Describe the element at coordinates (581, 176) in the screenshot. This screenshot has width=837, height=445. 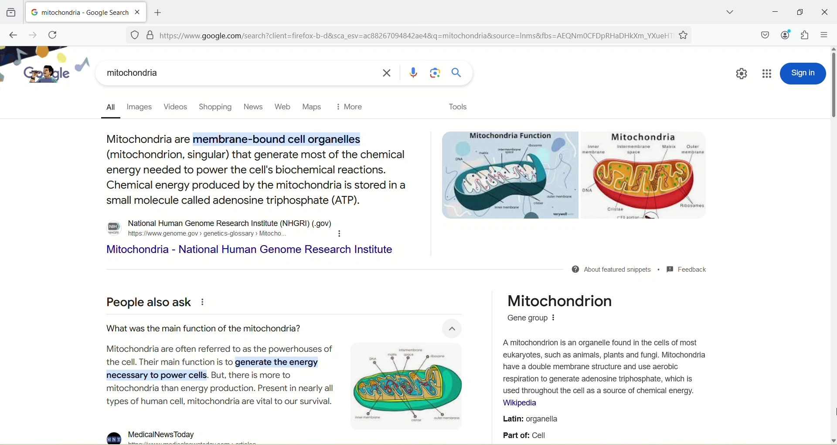
I see `images of parts of mitochondria` at that location.